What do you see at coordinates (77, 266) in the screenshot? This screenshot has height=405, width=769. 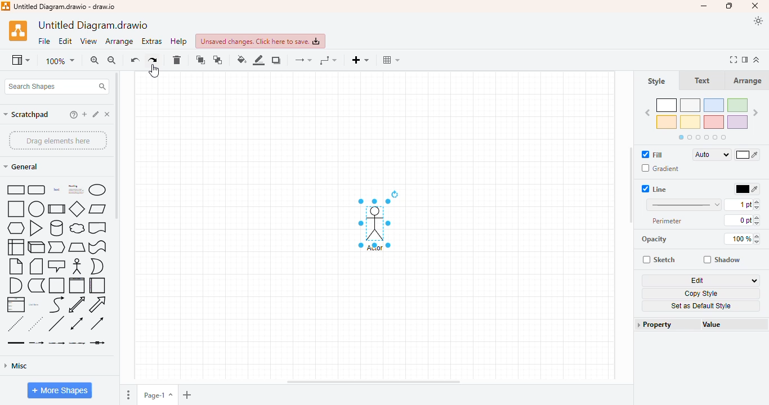 I see `actor` at bounding box center [77, 266].